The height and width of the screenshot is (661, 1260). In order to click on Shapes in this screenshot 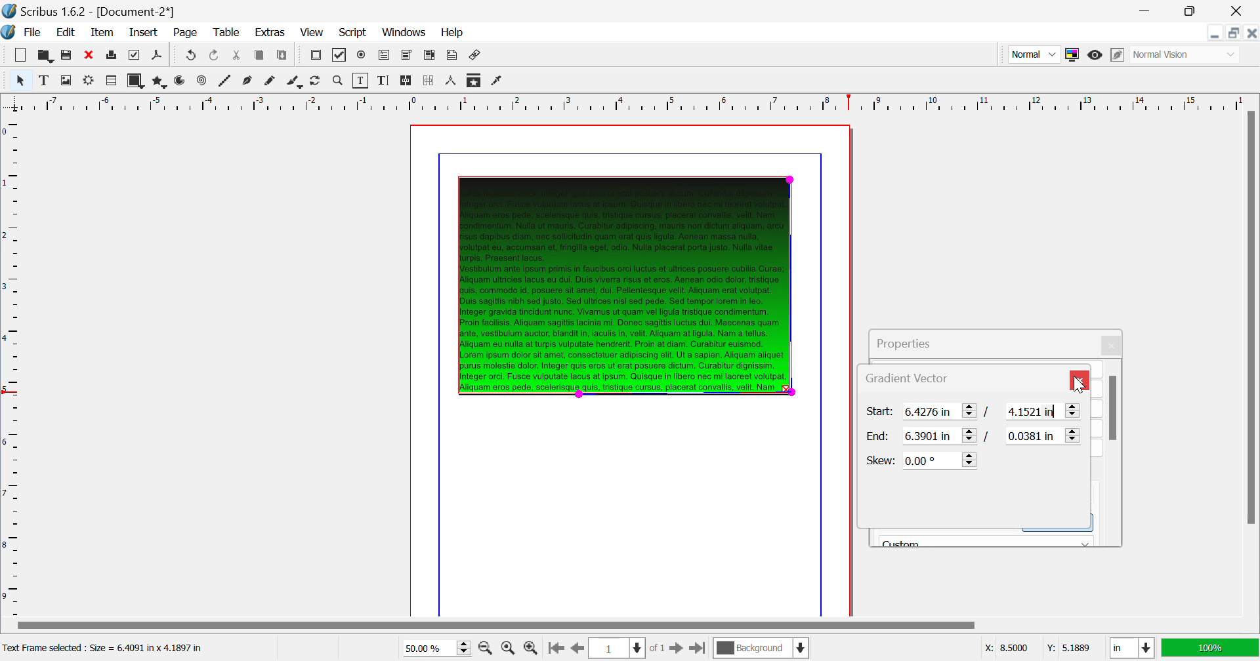, I will do `click(135, 81)`.